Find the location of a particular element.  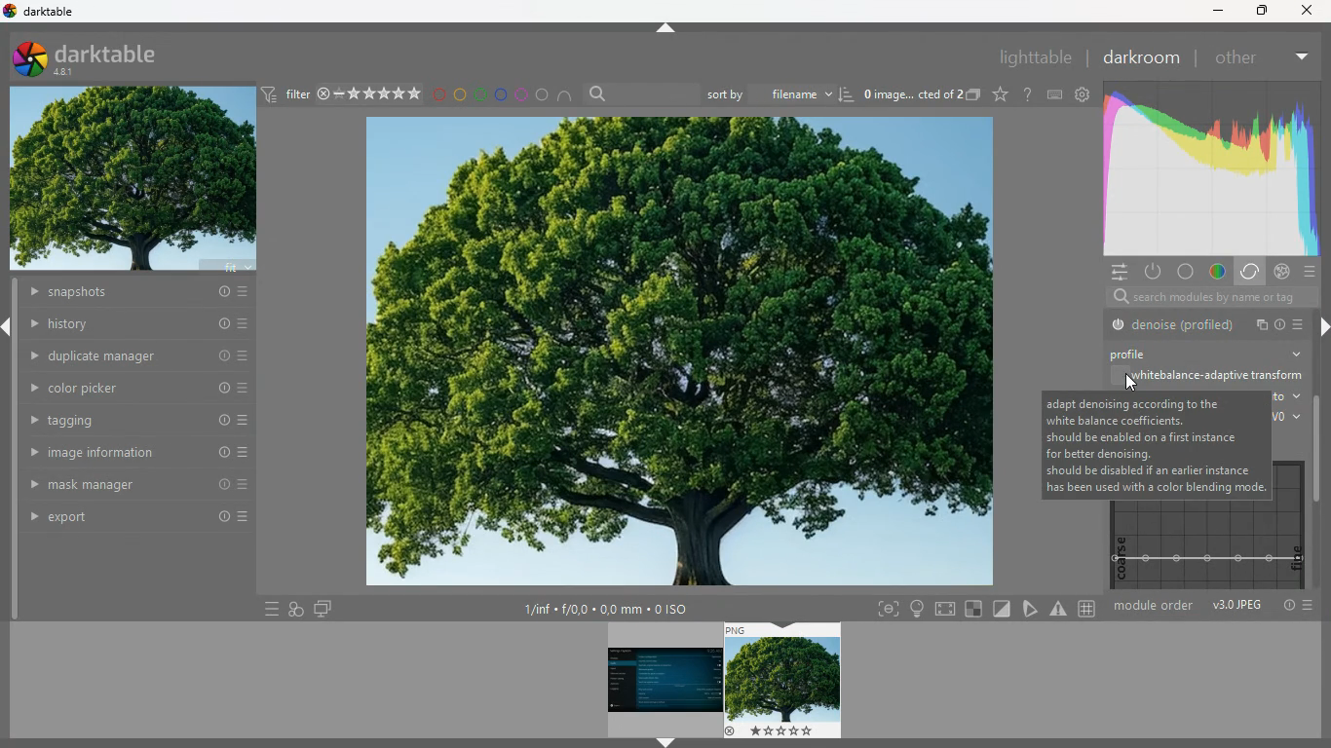

darkroom is located at coordinates (1140, 57).